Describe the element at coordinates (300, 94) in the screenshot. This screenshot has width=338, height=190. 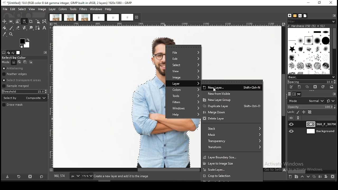
I see `paths` at that location.